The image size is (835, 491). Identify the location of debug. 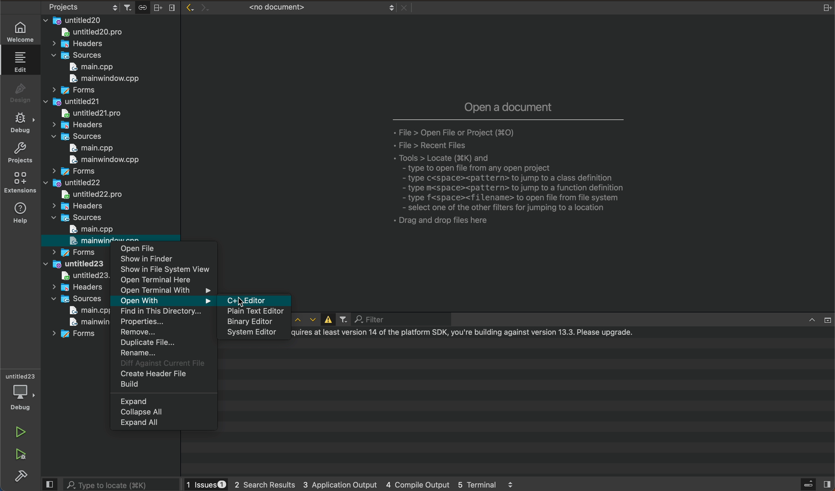
(20, 391).